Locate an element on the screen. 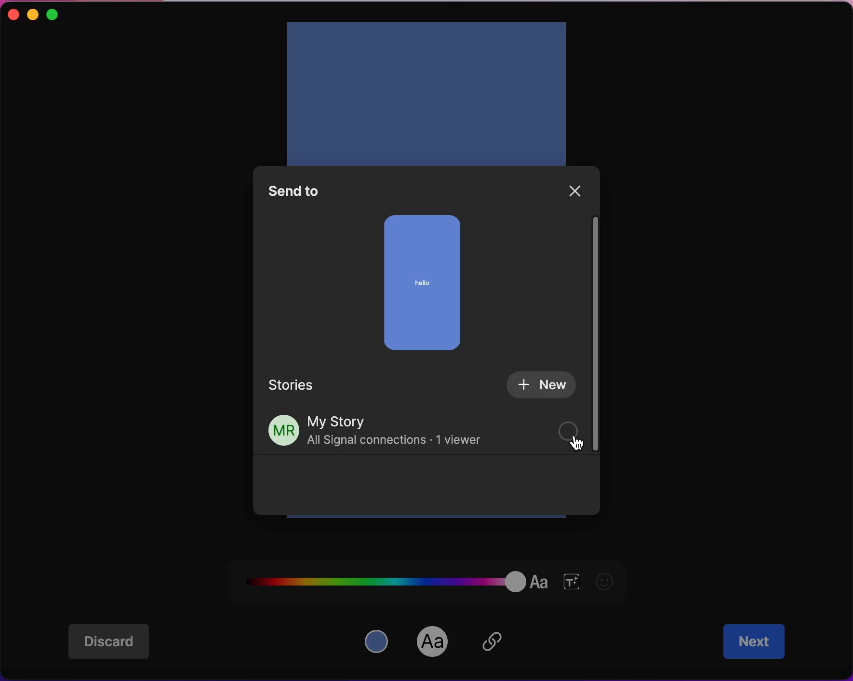 The image size is (853, 681). send to is located at coordinates (306, 191).